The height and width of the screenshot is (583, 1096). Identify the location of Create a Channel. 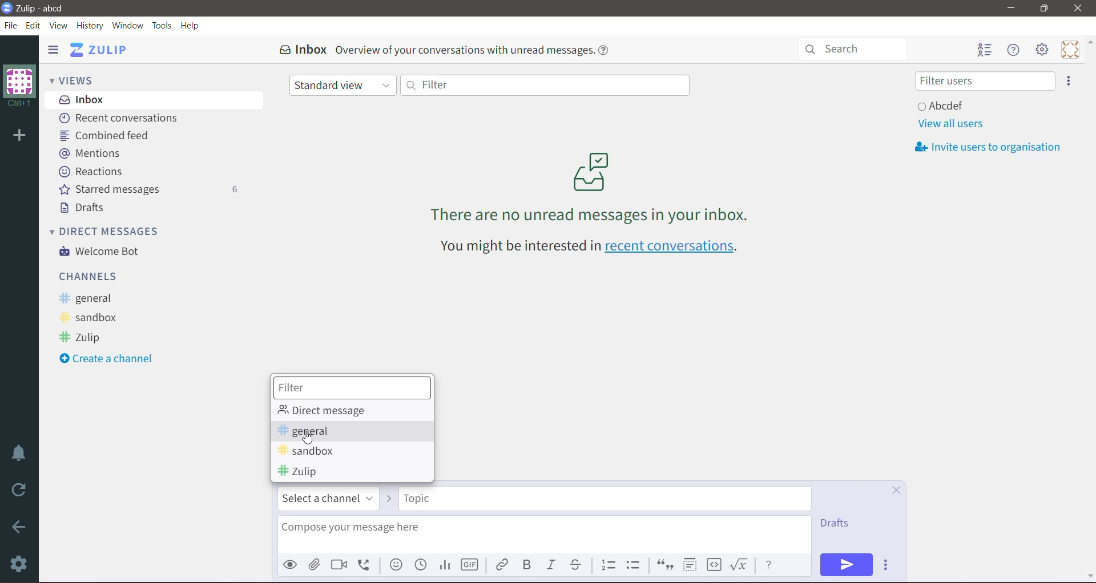
(111, 359).